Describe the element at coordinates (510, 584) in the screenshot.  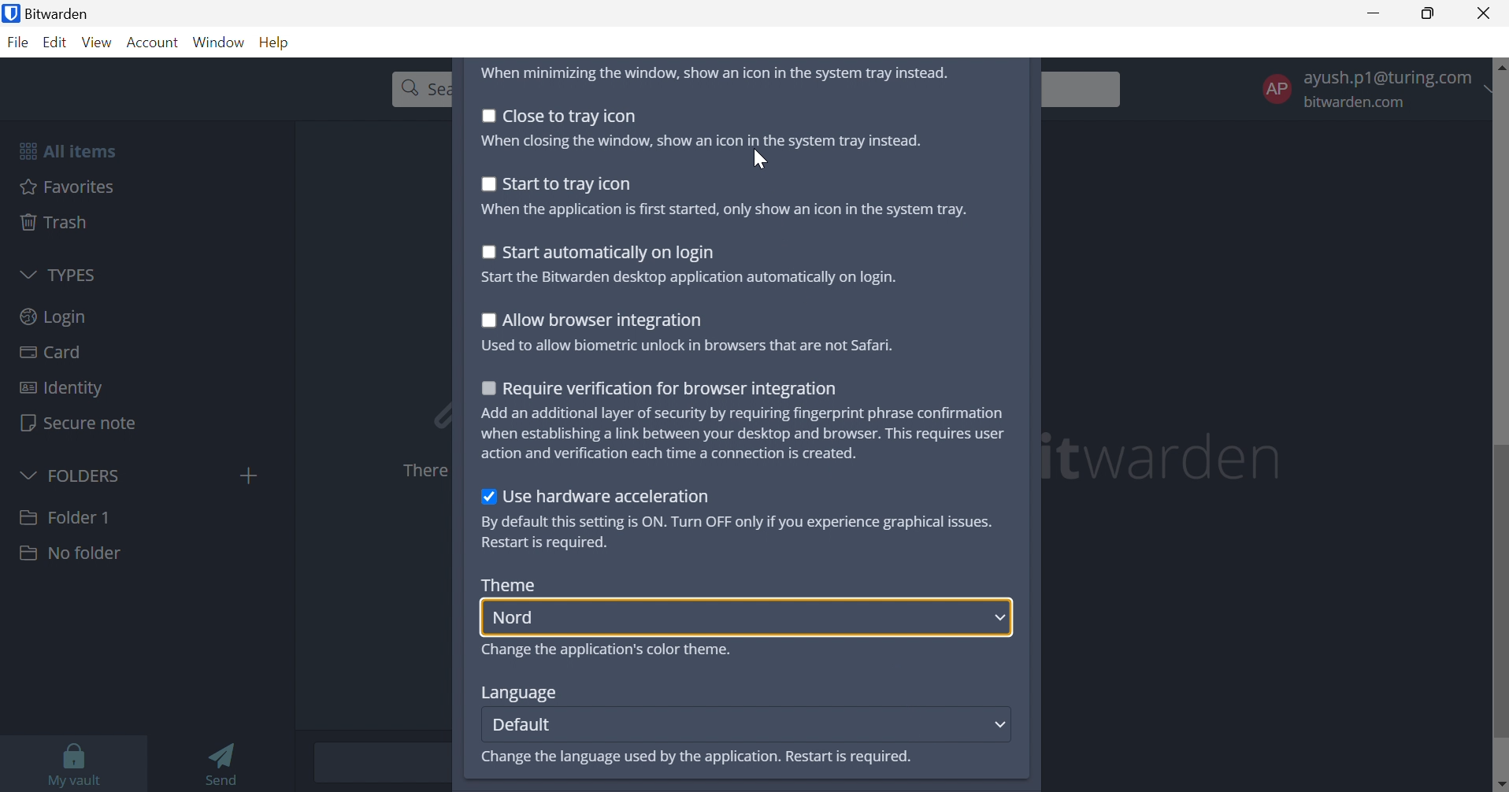
I see `Theme` at that location.